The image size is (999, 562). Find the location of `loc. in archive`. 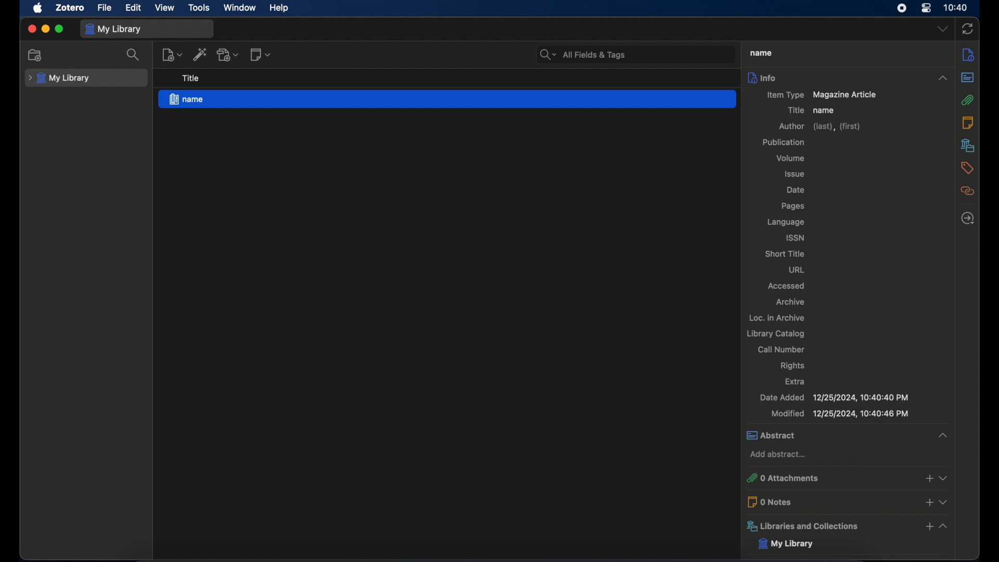

loc. in archive is located at coordinates (776, 317).